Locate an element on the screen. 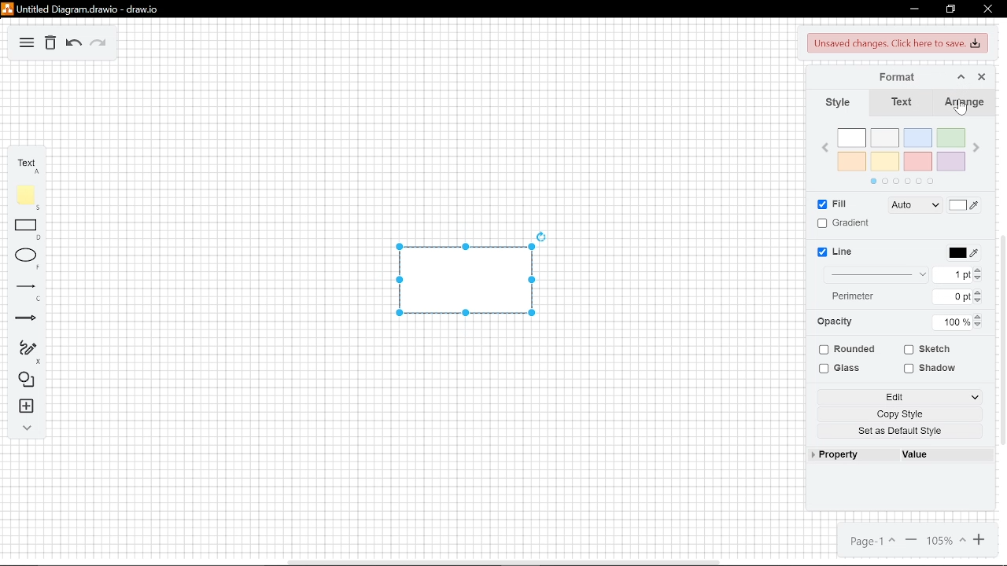  previous is located at coordinates (824, 149).